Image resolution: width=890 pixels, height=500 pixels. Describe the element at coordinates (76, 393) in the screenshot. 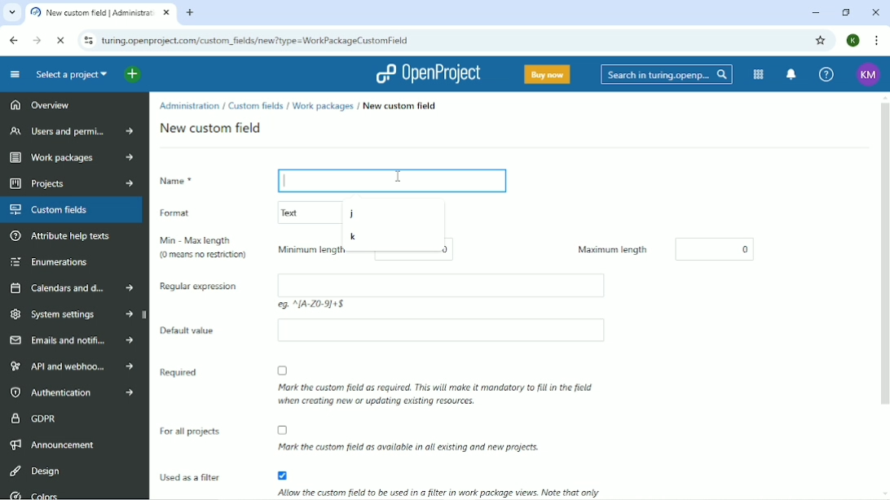

I see `Authentication` at that location.